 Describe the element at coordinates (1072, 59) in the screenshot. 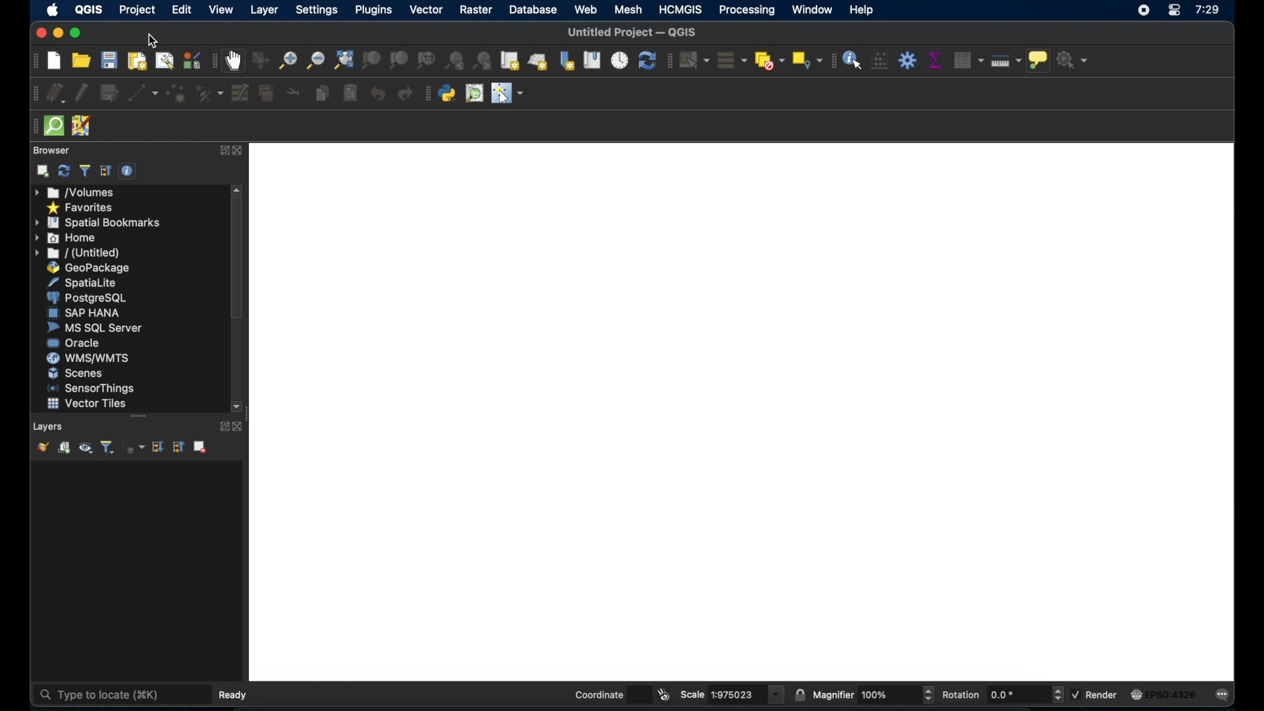

I see `no action selected` at that location.